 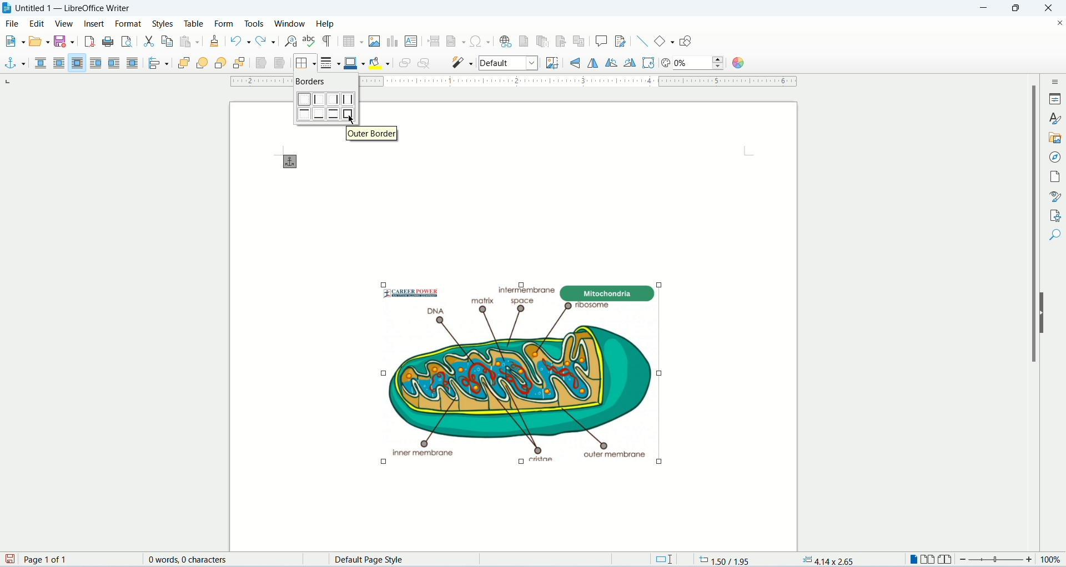 I want to click on flip horizontally, so click(x=579, y=62).